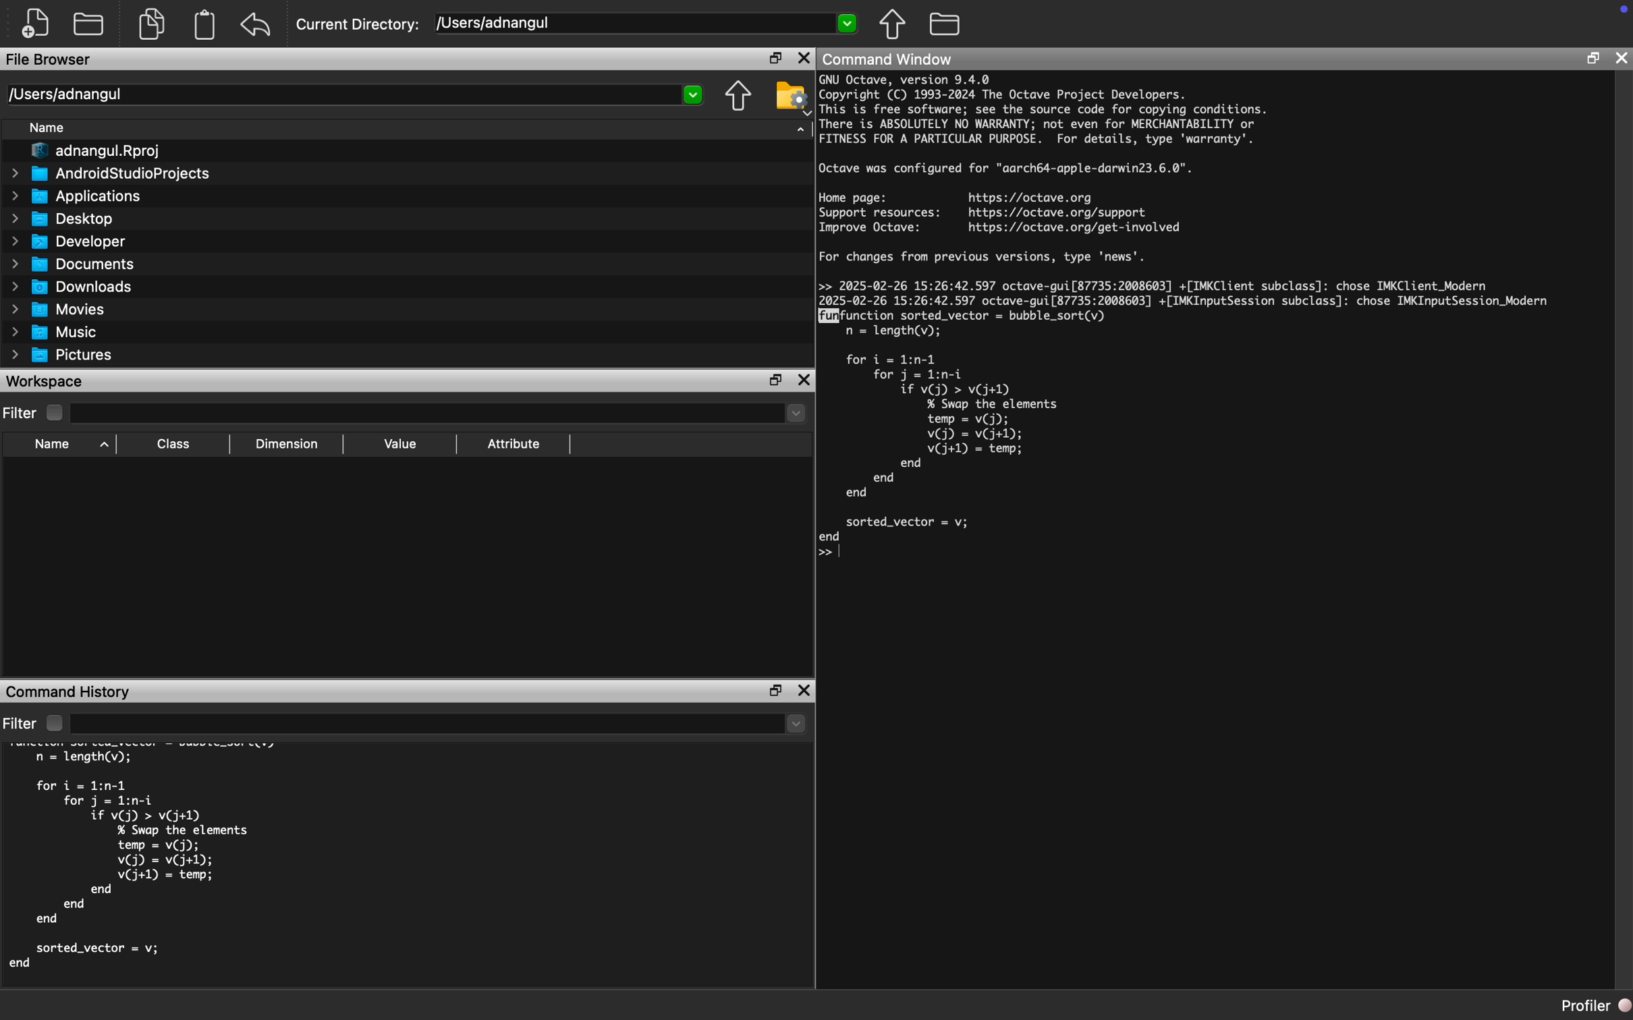 The image size is (1633, 1020). I want to click on Movies, so click(59, 310).